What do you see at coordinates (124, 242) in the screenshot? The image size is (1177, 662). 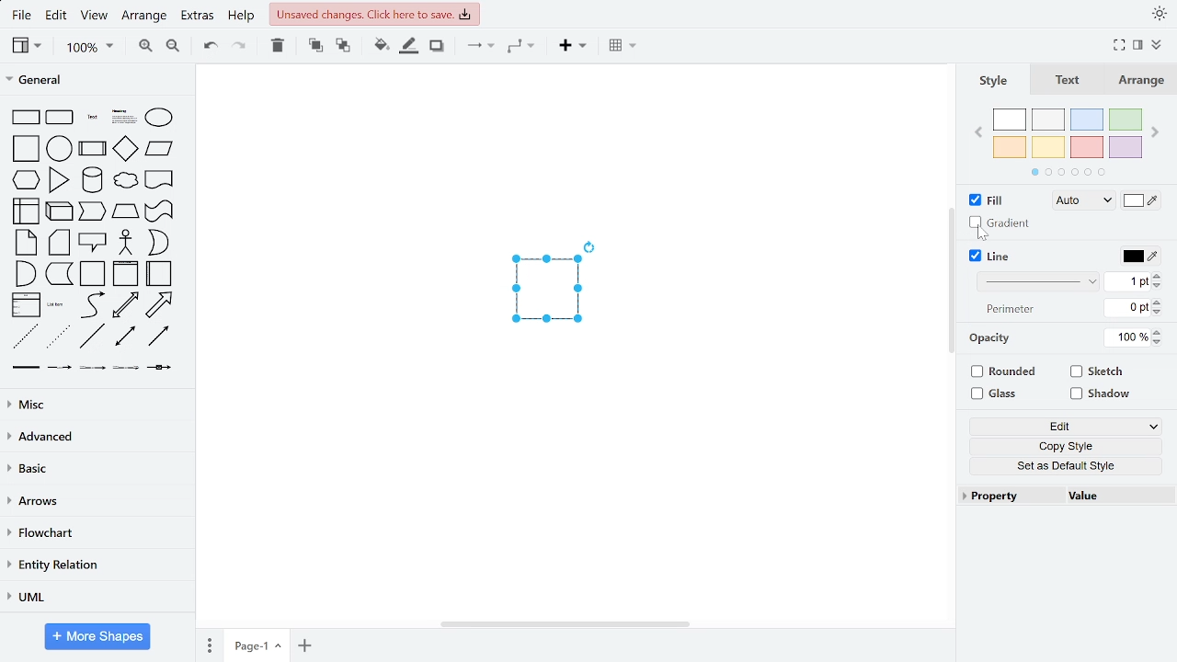 I see `general shapes` at bounding box center [124, 242].